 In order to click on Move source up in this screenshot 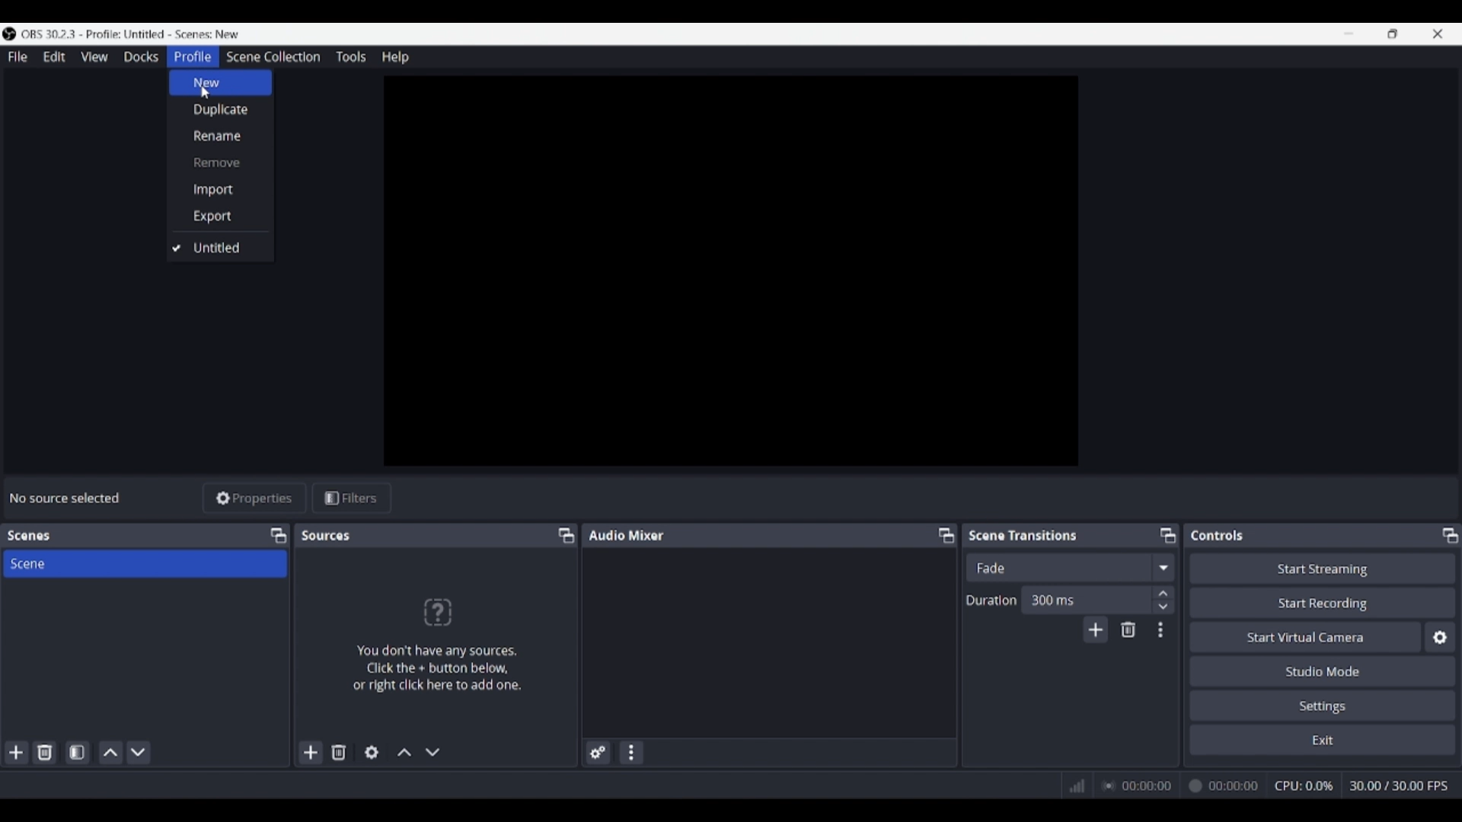, I will do `click(404, 752)`.